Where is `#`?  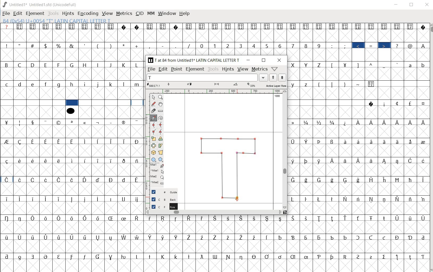
# is located at coordinates (33, 46).